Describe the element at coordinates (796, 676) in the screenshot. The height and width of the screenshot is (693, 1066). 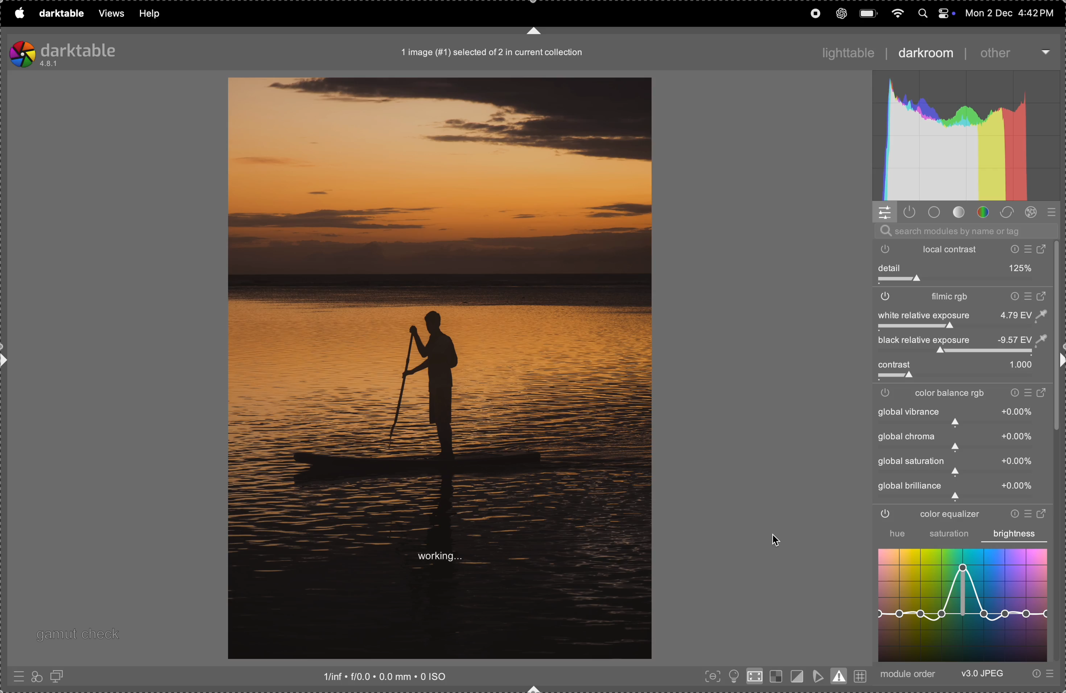
I see `toggle clipping indication` at that location.